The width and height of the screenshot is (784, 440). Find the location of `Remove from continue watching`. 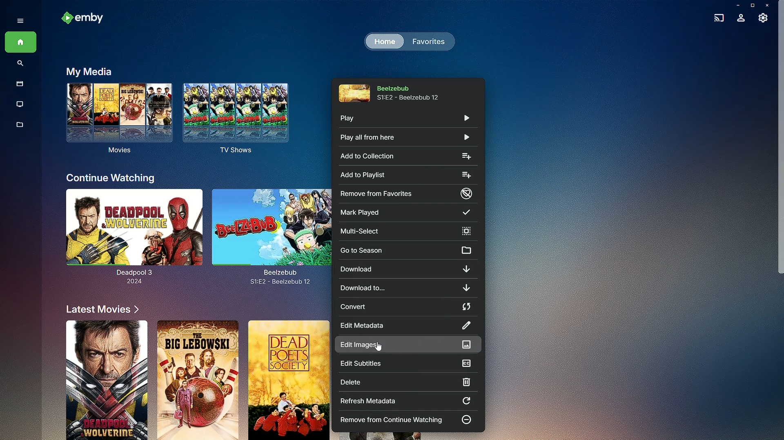

Remove from continue watching is located at coordinates (408, 420).